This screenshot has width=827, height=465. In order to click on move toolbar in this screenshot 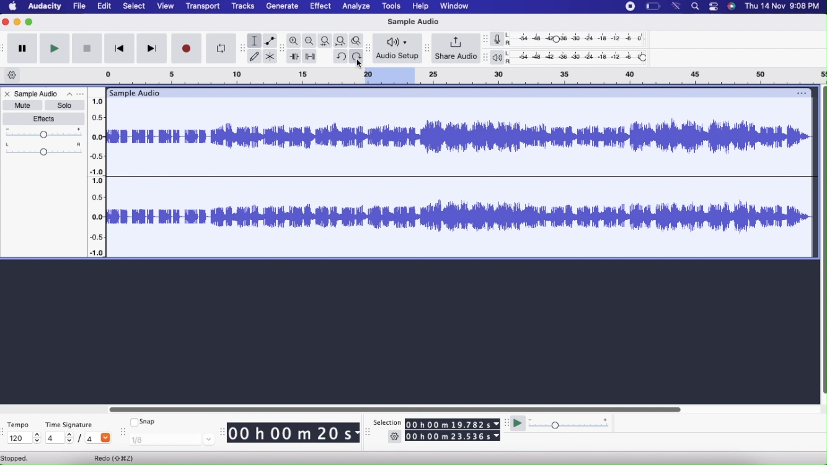, I will do `click(221, 431)`.